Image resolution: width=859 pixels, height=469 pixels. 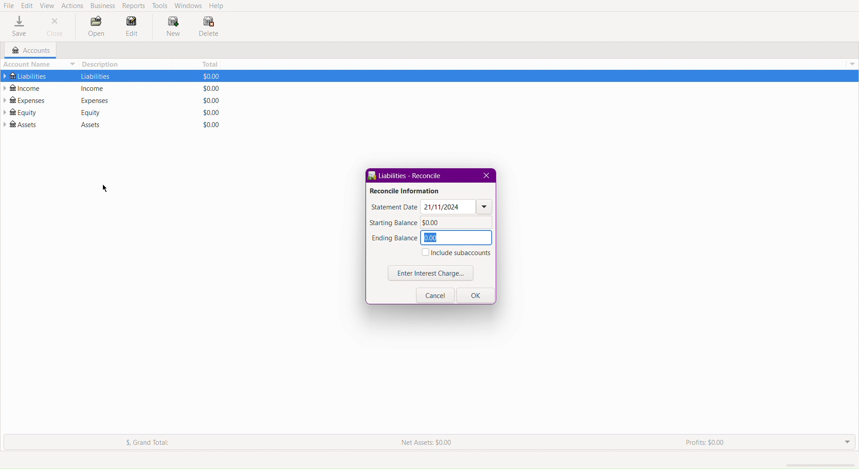 What do you see at coordinates (8, 6) in the screenshot?
I see `File` at bounding box center [8, 6].